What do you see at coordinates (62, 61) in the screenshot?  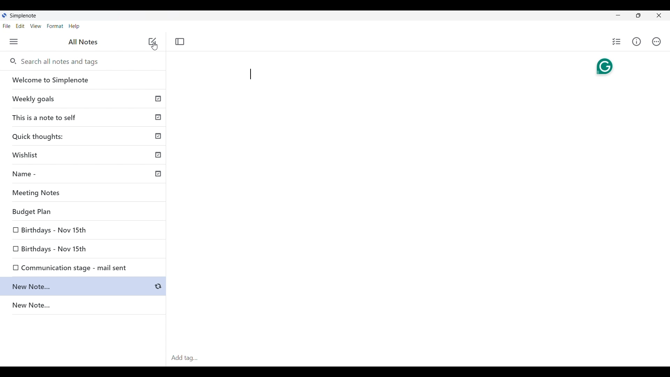 I see `Search all notes and tags` at bounding box center [62, 61].